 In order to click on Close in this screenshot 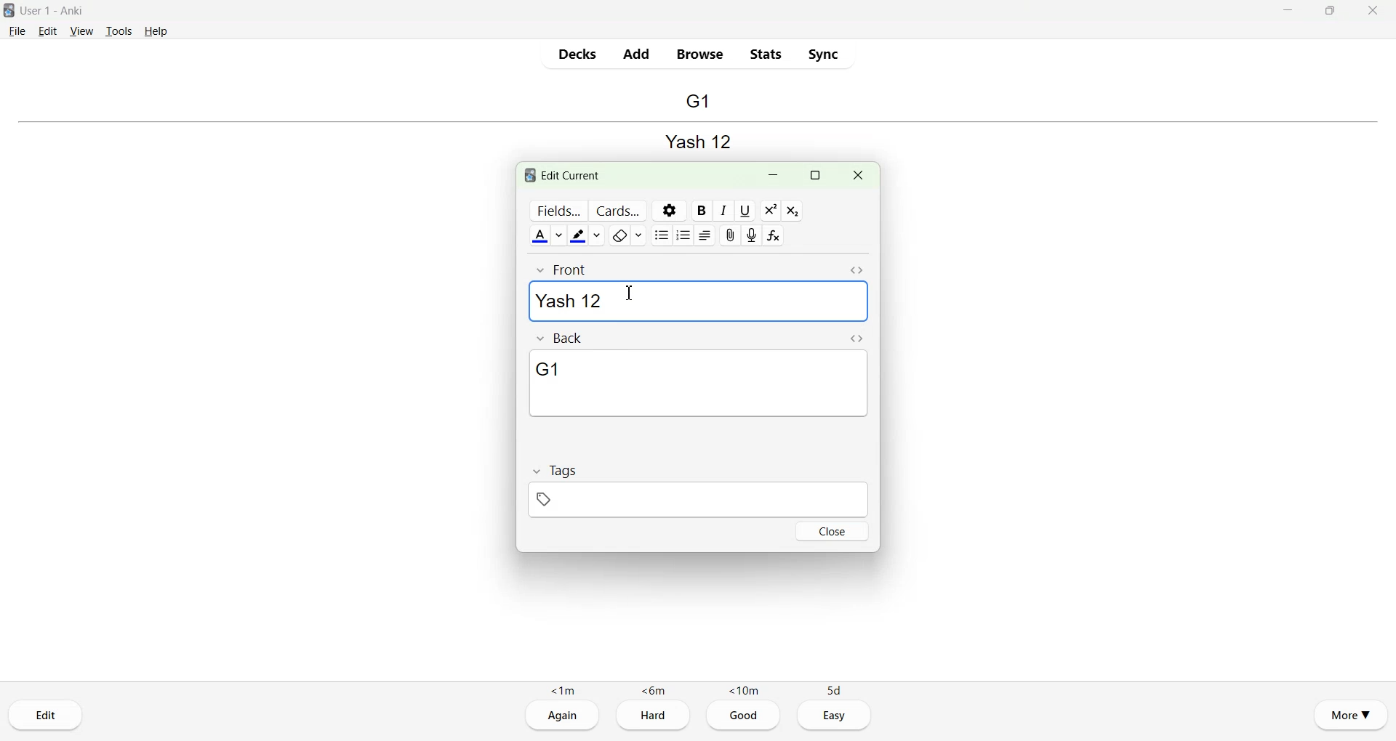, I will do `click(833, 530)`.